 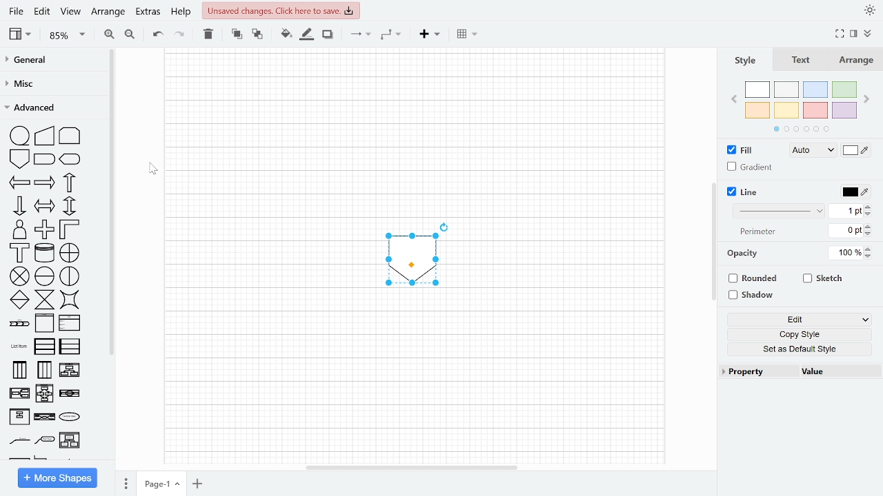 I want to click on ellipse with vertical connector, so click(x=70, y=276).